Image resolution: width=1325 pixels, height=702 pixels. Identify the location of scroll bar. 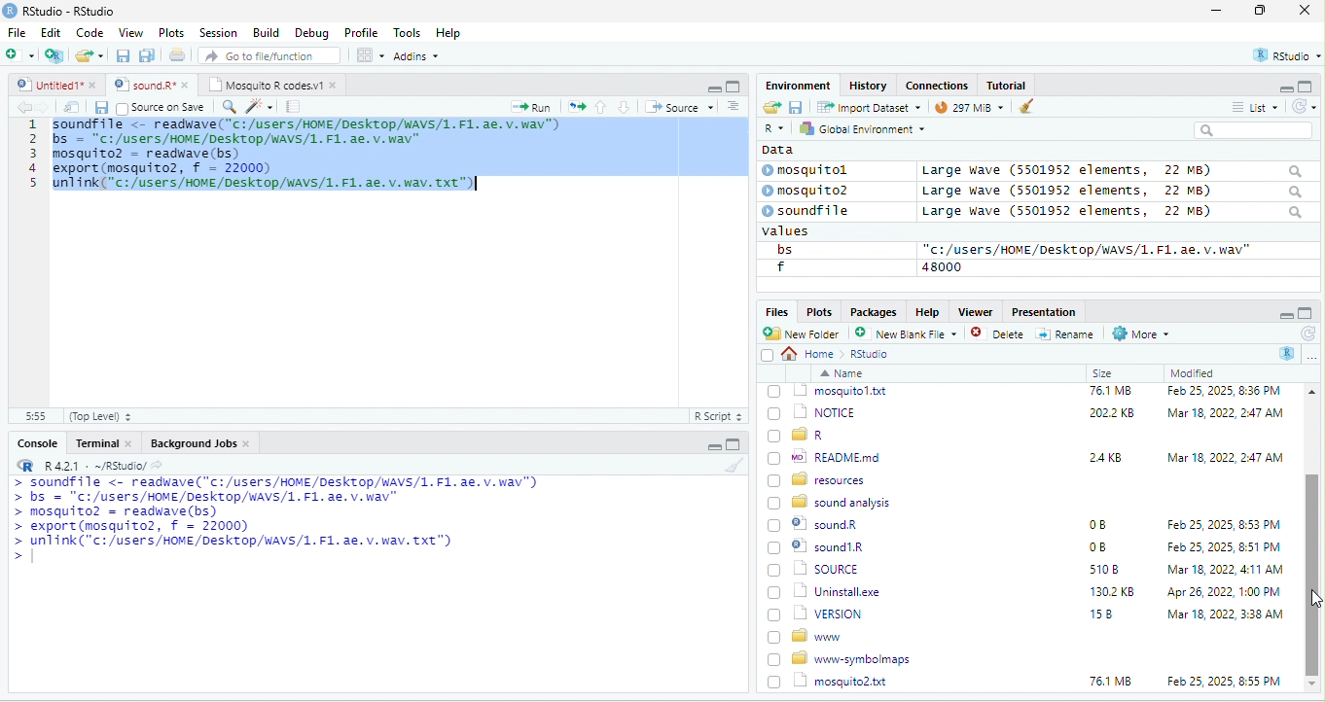
(1312, 539).